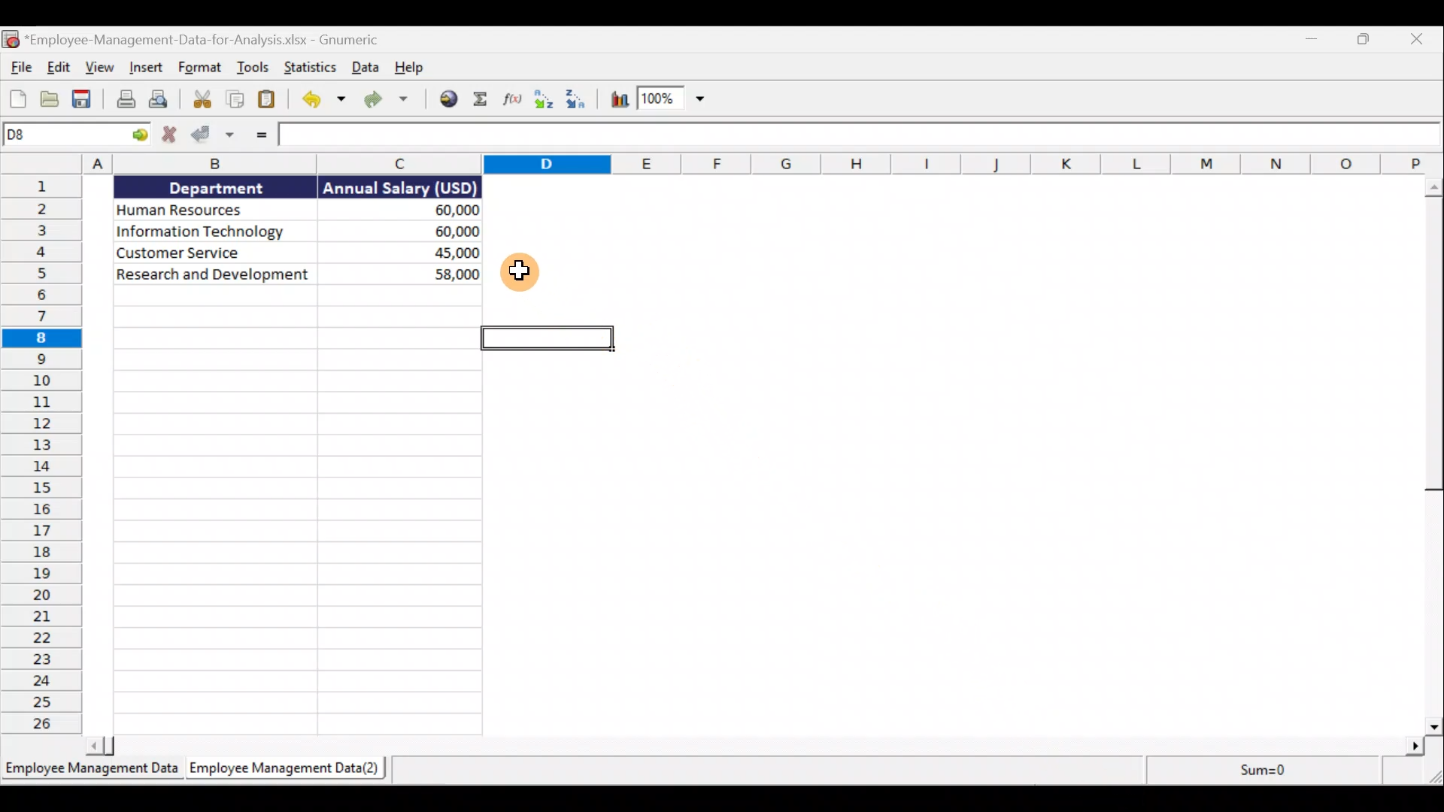 This screenshot has height=812, width=1444. Describe the element at coordinates (680, 101) in the screenshot. I see `Zoom` at that location.